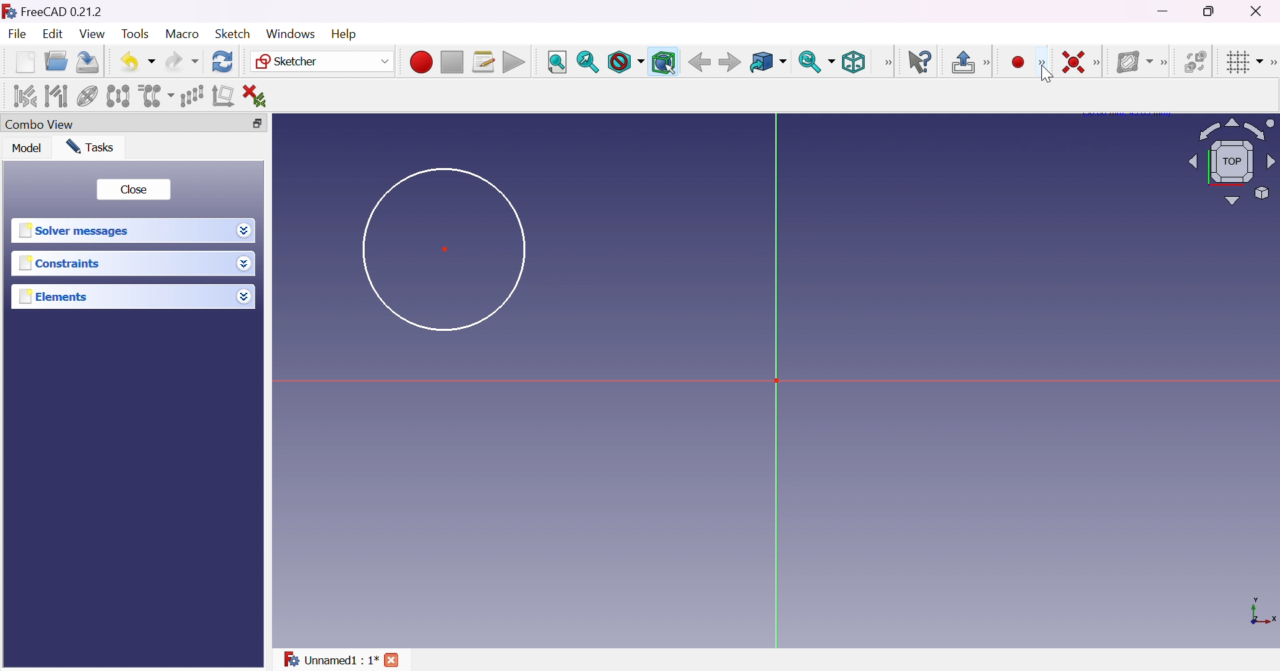 This screenshot has height=671, width=1280. What do you see at coordinates (1041, 63) in the screenshot?
I see `Sketcher geometries` at bounding box center [1041, 63].